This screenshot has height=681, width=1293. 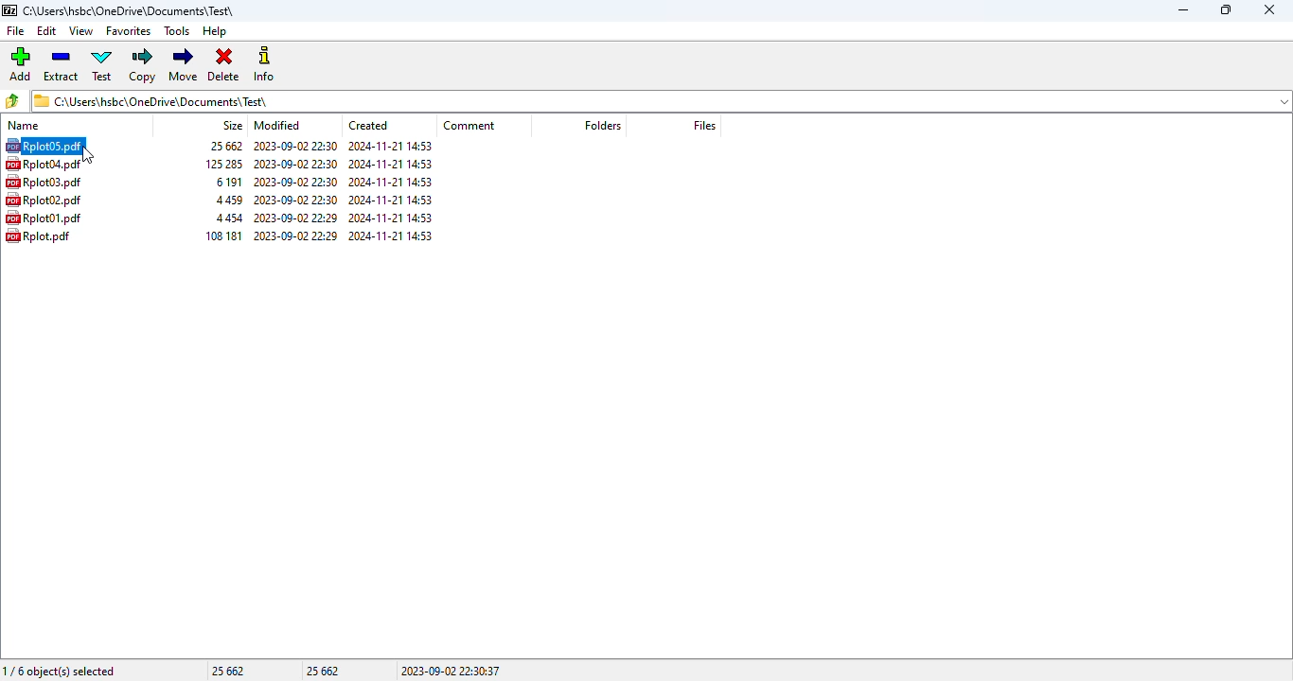 I want to click on info, so click(x=266, y=64).